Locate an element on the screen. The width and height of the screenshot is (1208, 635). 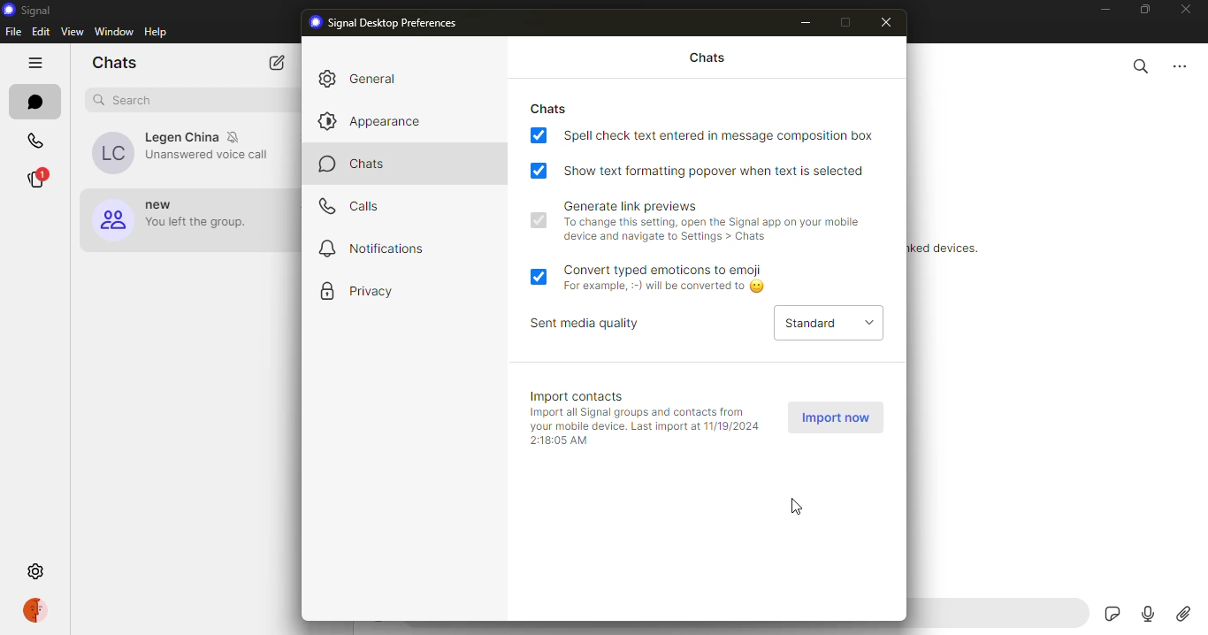
record is located at coordinates (1151, 615).